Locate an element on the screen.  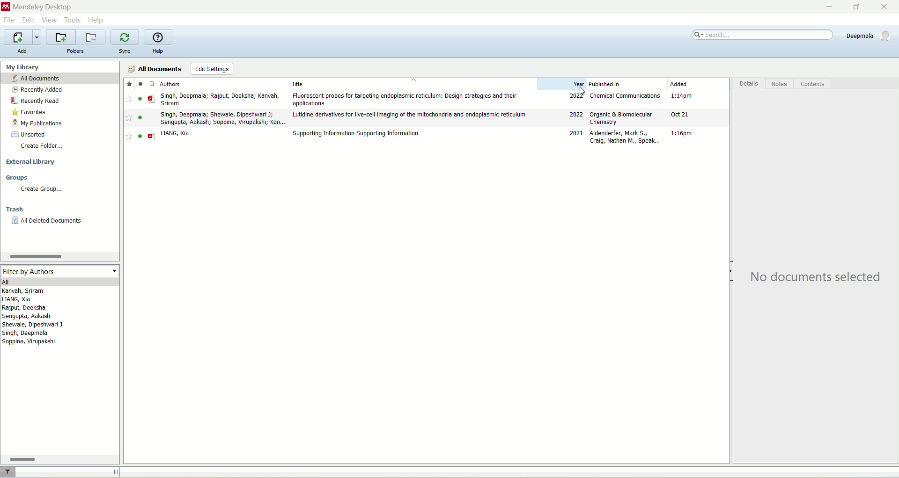
1:14 PM is located at coordinates (689, 96).